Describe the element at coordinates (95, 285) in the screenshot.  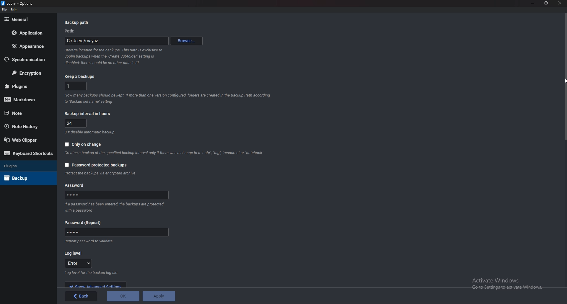
I see `show advanced settings` at that location.